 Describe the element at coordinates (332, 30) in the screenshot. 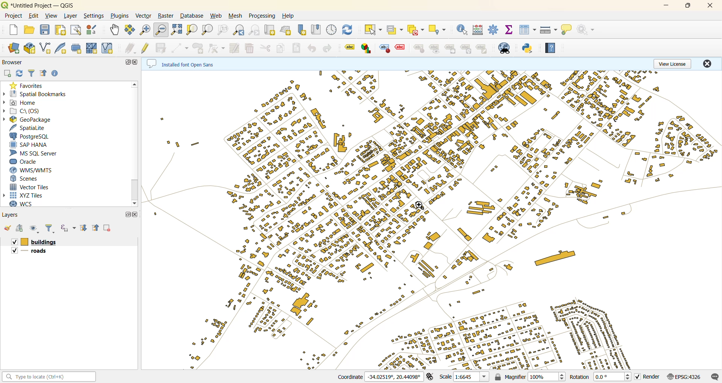

I see `control panel` at that location.